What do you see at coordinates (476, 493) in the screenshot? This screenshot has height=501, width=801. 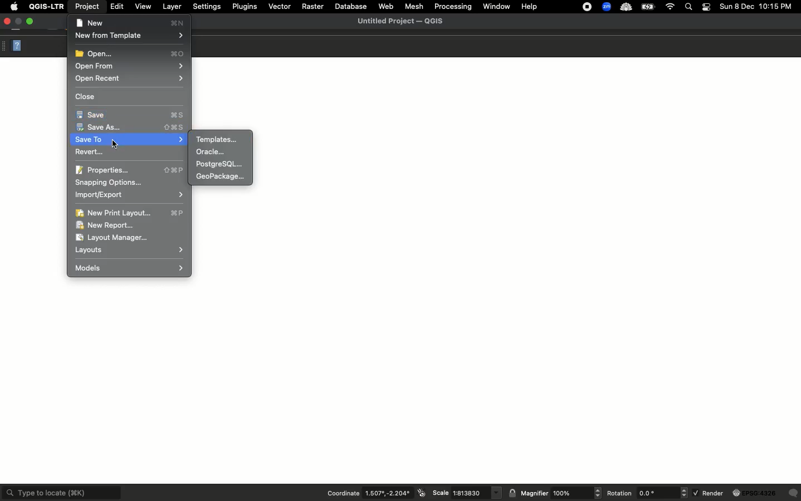 I see `scale` at bounding box center [476, 493].